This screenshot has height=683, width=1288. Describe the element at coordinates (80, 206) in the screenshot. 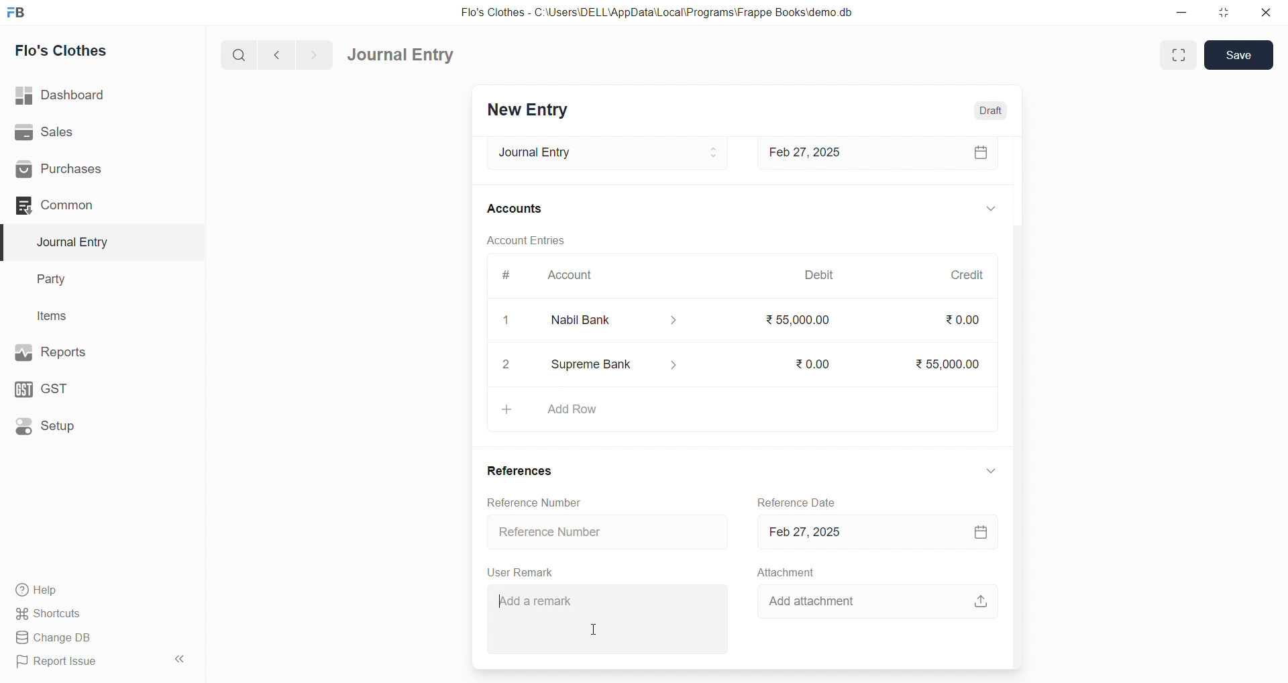

I see `Common` at that location.